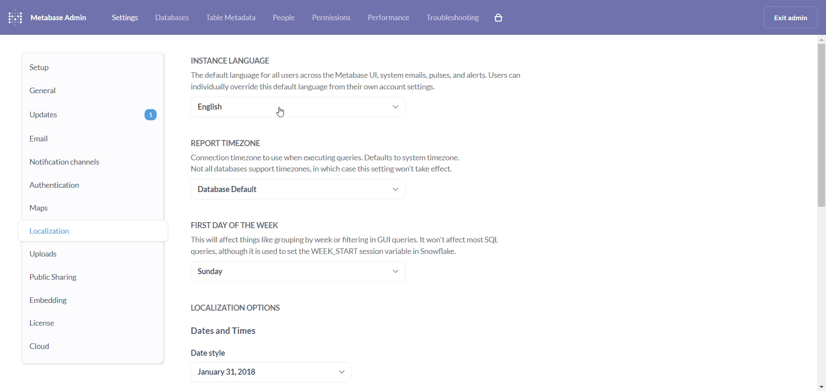 This screenshot has height=391, width=826. I want to click on general, so click(80, 91).